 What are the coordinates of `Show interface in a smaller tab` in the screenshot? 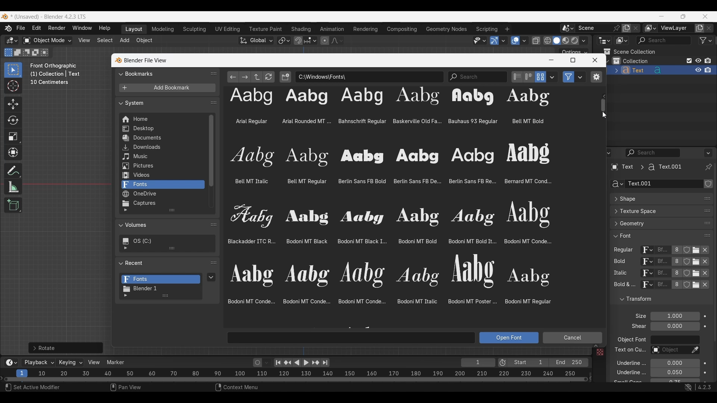 It's located at (683, 16).